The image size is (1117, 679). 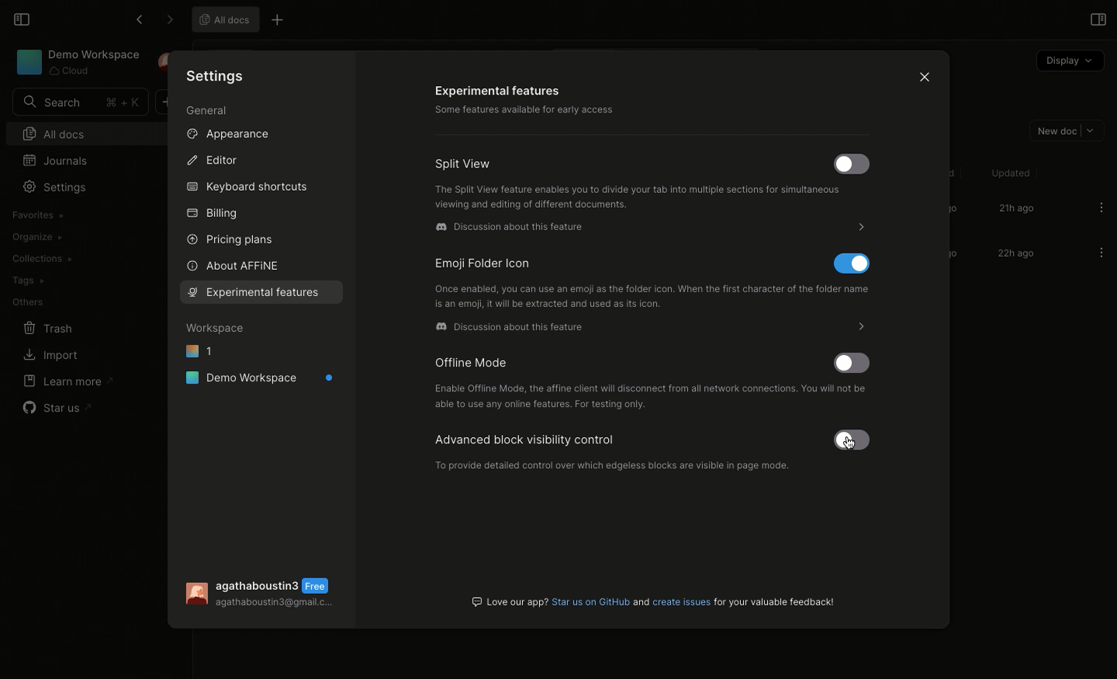 What do you see at coordinates (1008, 173) in the screenshot?
I see `Updated` at bounding box center [1008, 173].